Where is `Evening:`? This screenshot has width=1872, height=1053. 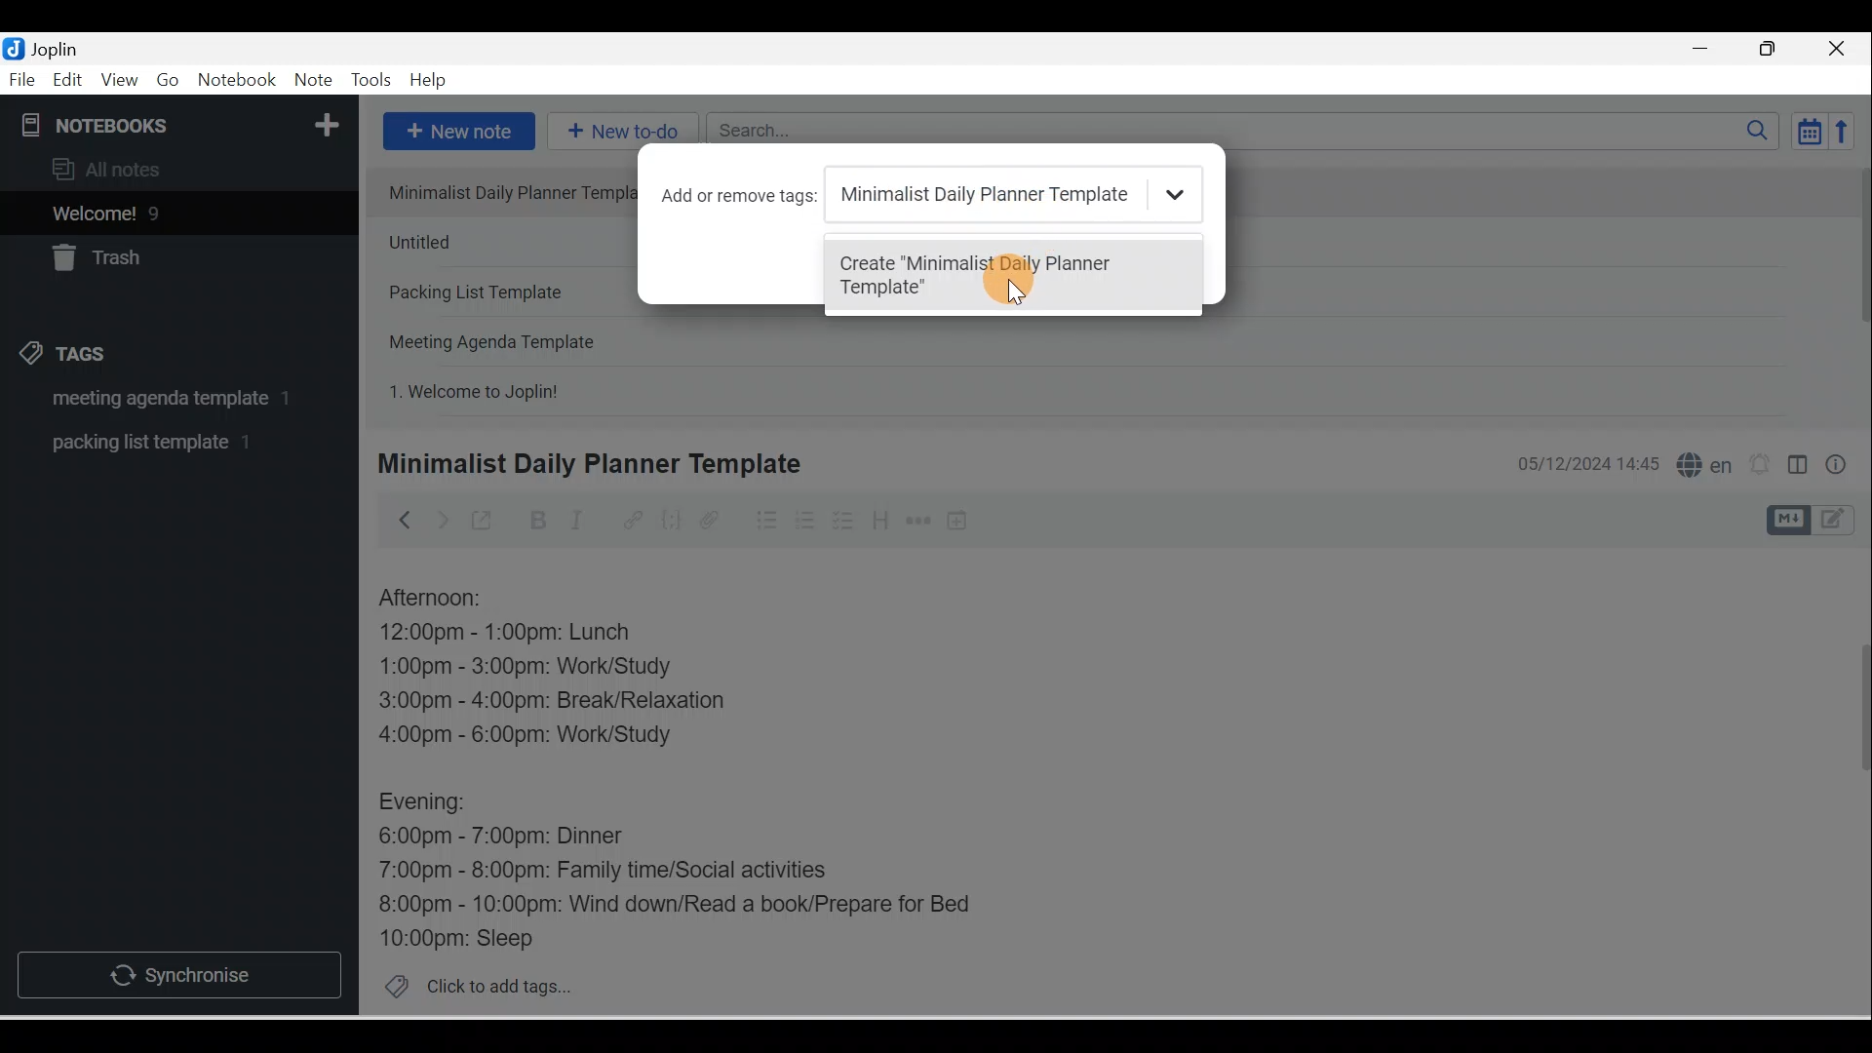 Evening: is located at coordinates (436, 805).